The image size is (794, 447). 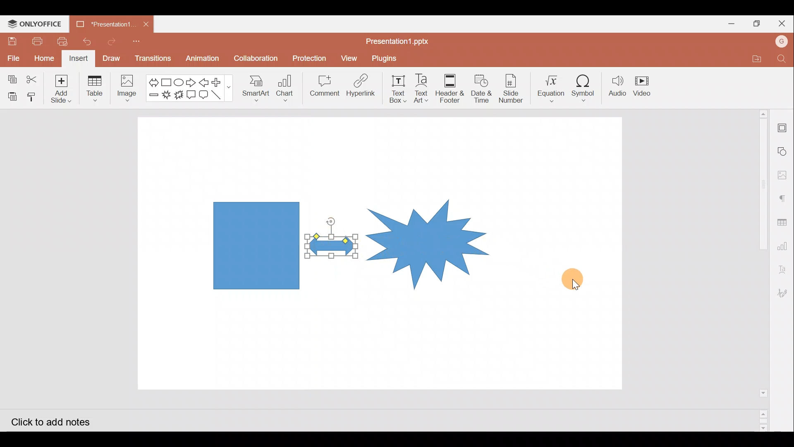 What do you see at coordinates (94, 90) in the screenshot?
I see `Table` at bounding box center [94, 90].